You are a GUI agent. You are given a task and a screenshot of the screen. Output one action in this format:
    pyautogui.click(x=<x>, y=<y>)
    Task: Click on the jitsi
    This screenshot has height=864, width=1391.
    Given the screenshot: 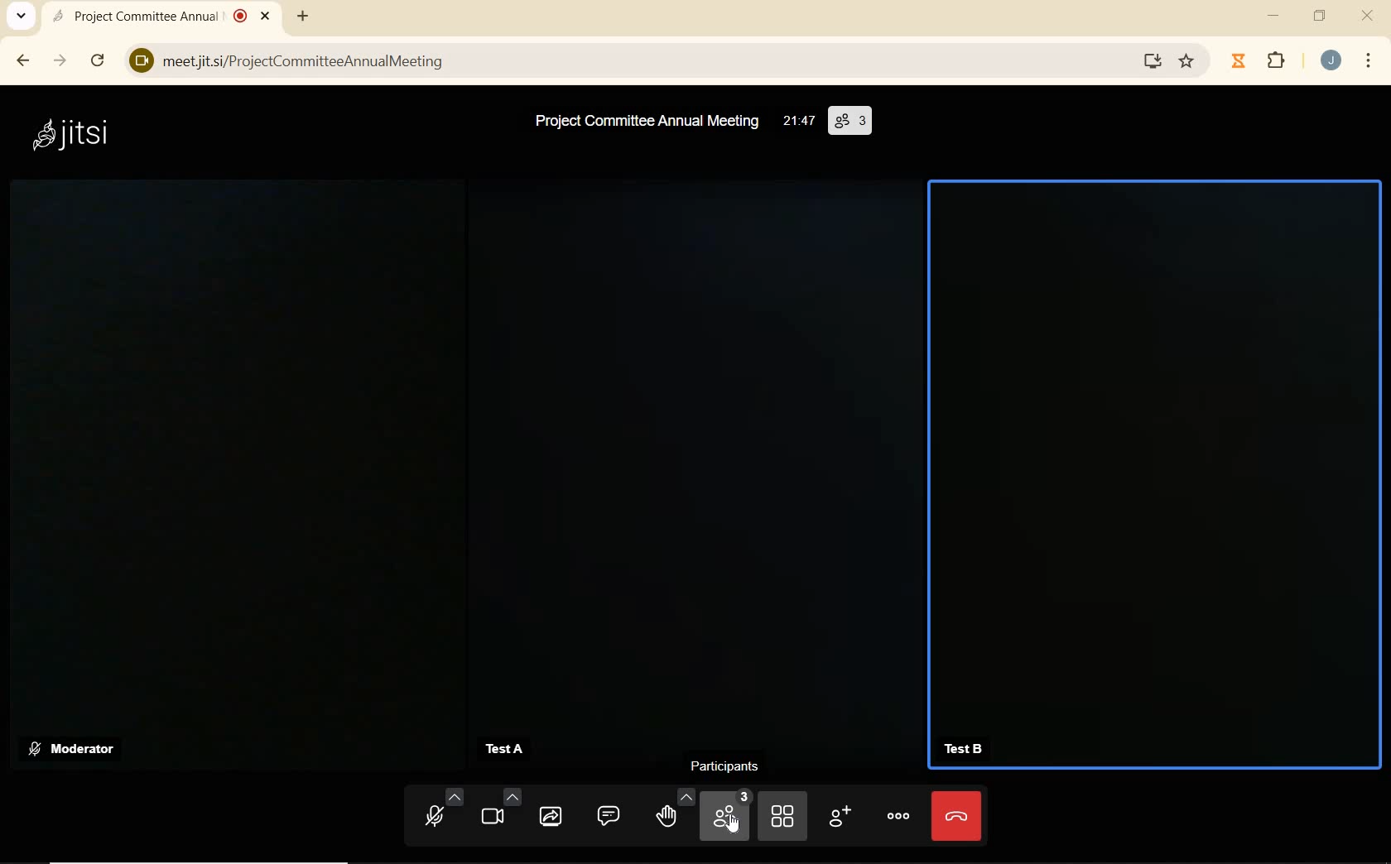 What is the action you would take?
    pyautogui.click(x=75, y=133)
    